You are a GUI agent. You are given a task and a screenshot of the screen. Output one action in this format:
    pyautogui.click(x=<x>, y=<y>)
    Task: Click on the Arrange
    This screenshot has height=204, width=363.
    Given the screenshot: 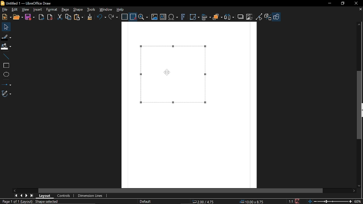 What is the action you would take?
    pyautogui.click(x=218, y=17)
    